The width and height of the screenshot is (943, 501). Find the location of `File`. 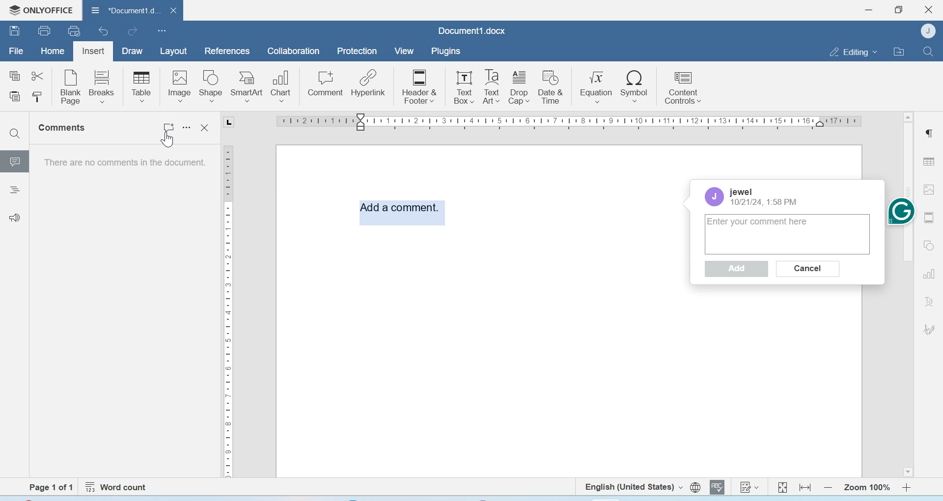

File is located at coordinates (16, 51).